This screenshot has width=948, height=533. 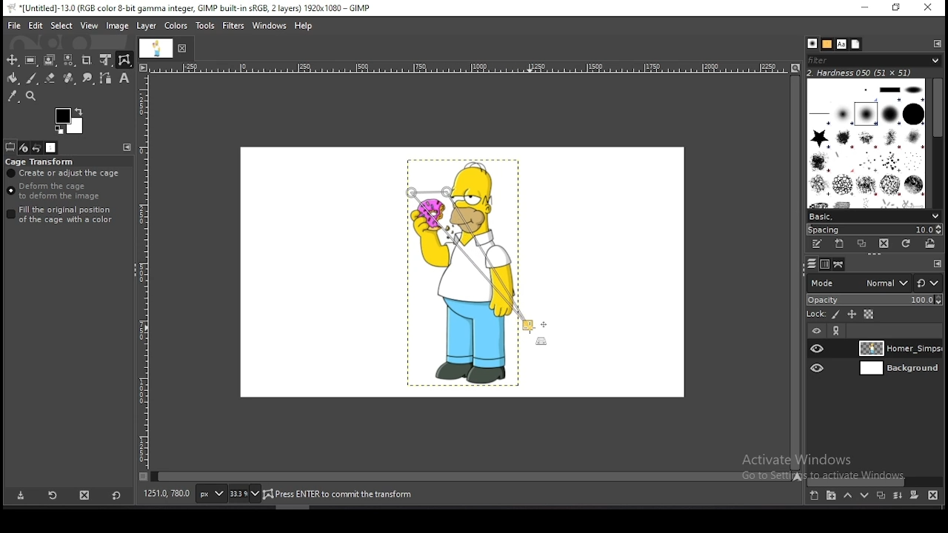 I want to click on colors, so click(x=176, y=26).